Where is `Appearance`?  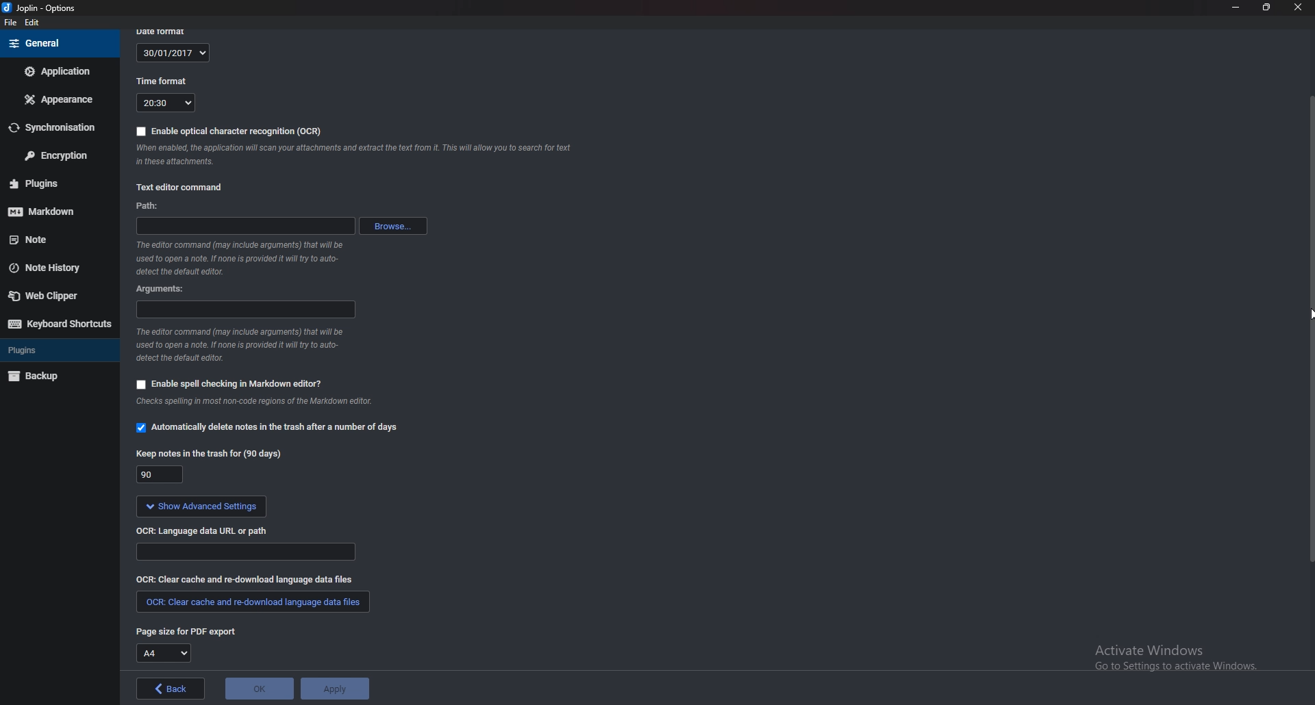 Appearance is located at coordinates (56, 100).